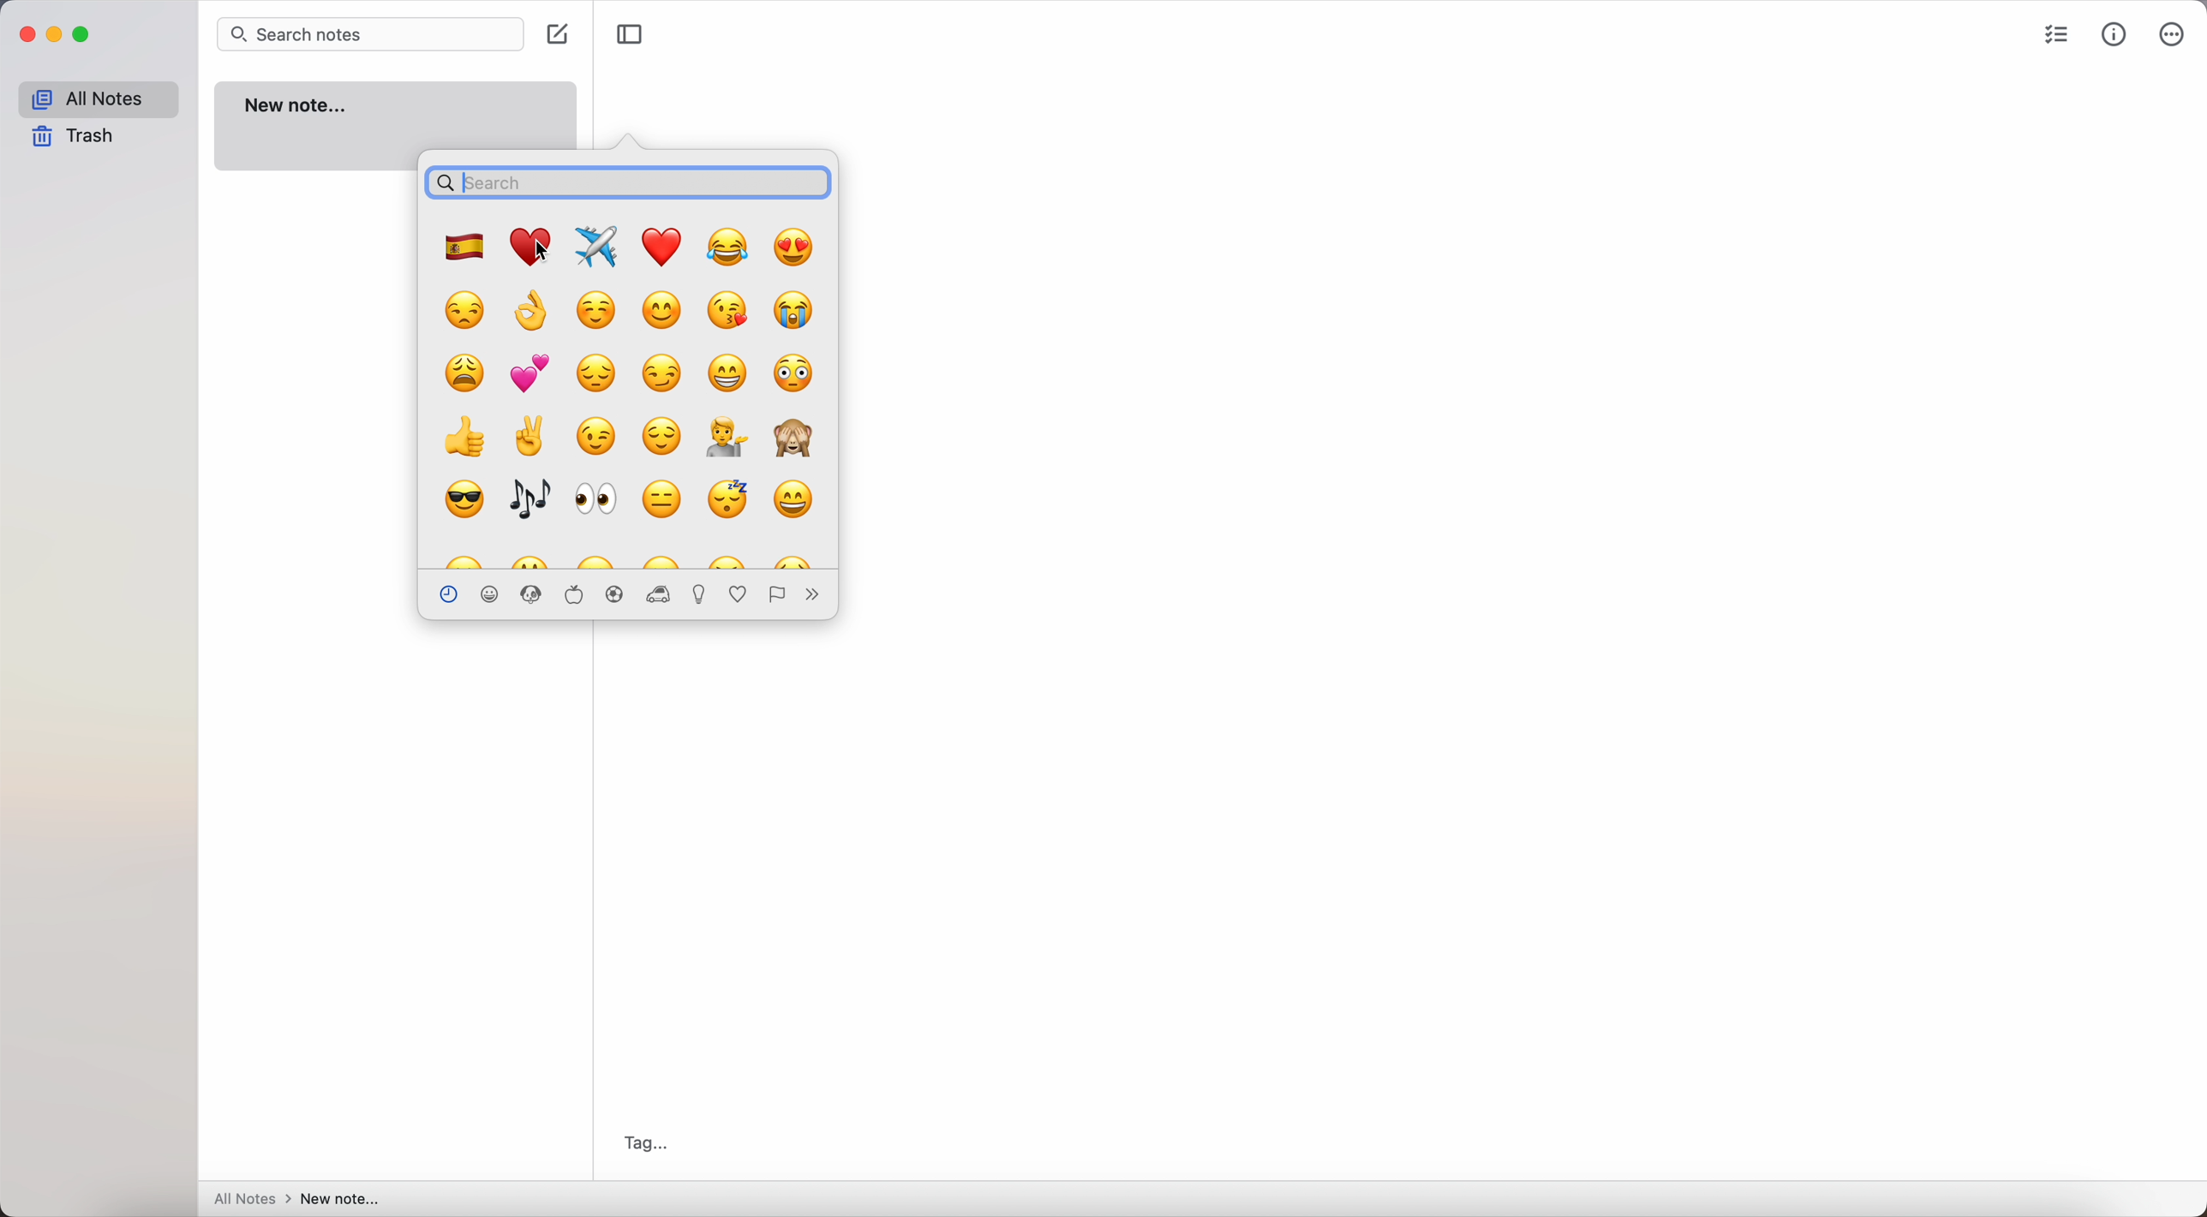 This screenshot has height=1217, width=2207. I want to click on emoji, so click(599, 559).